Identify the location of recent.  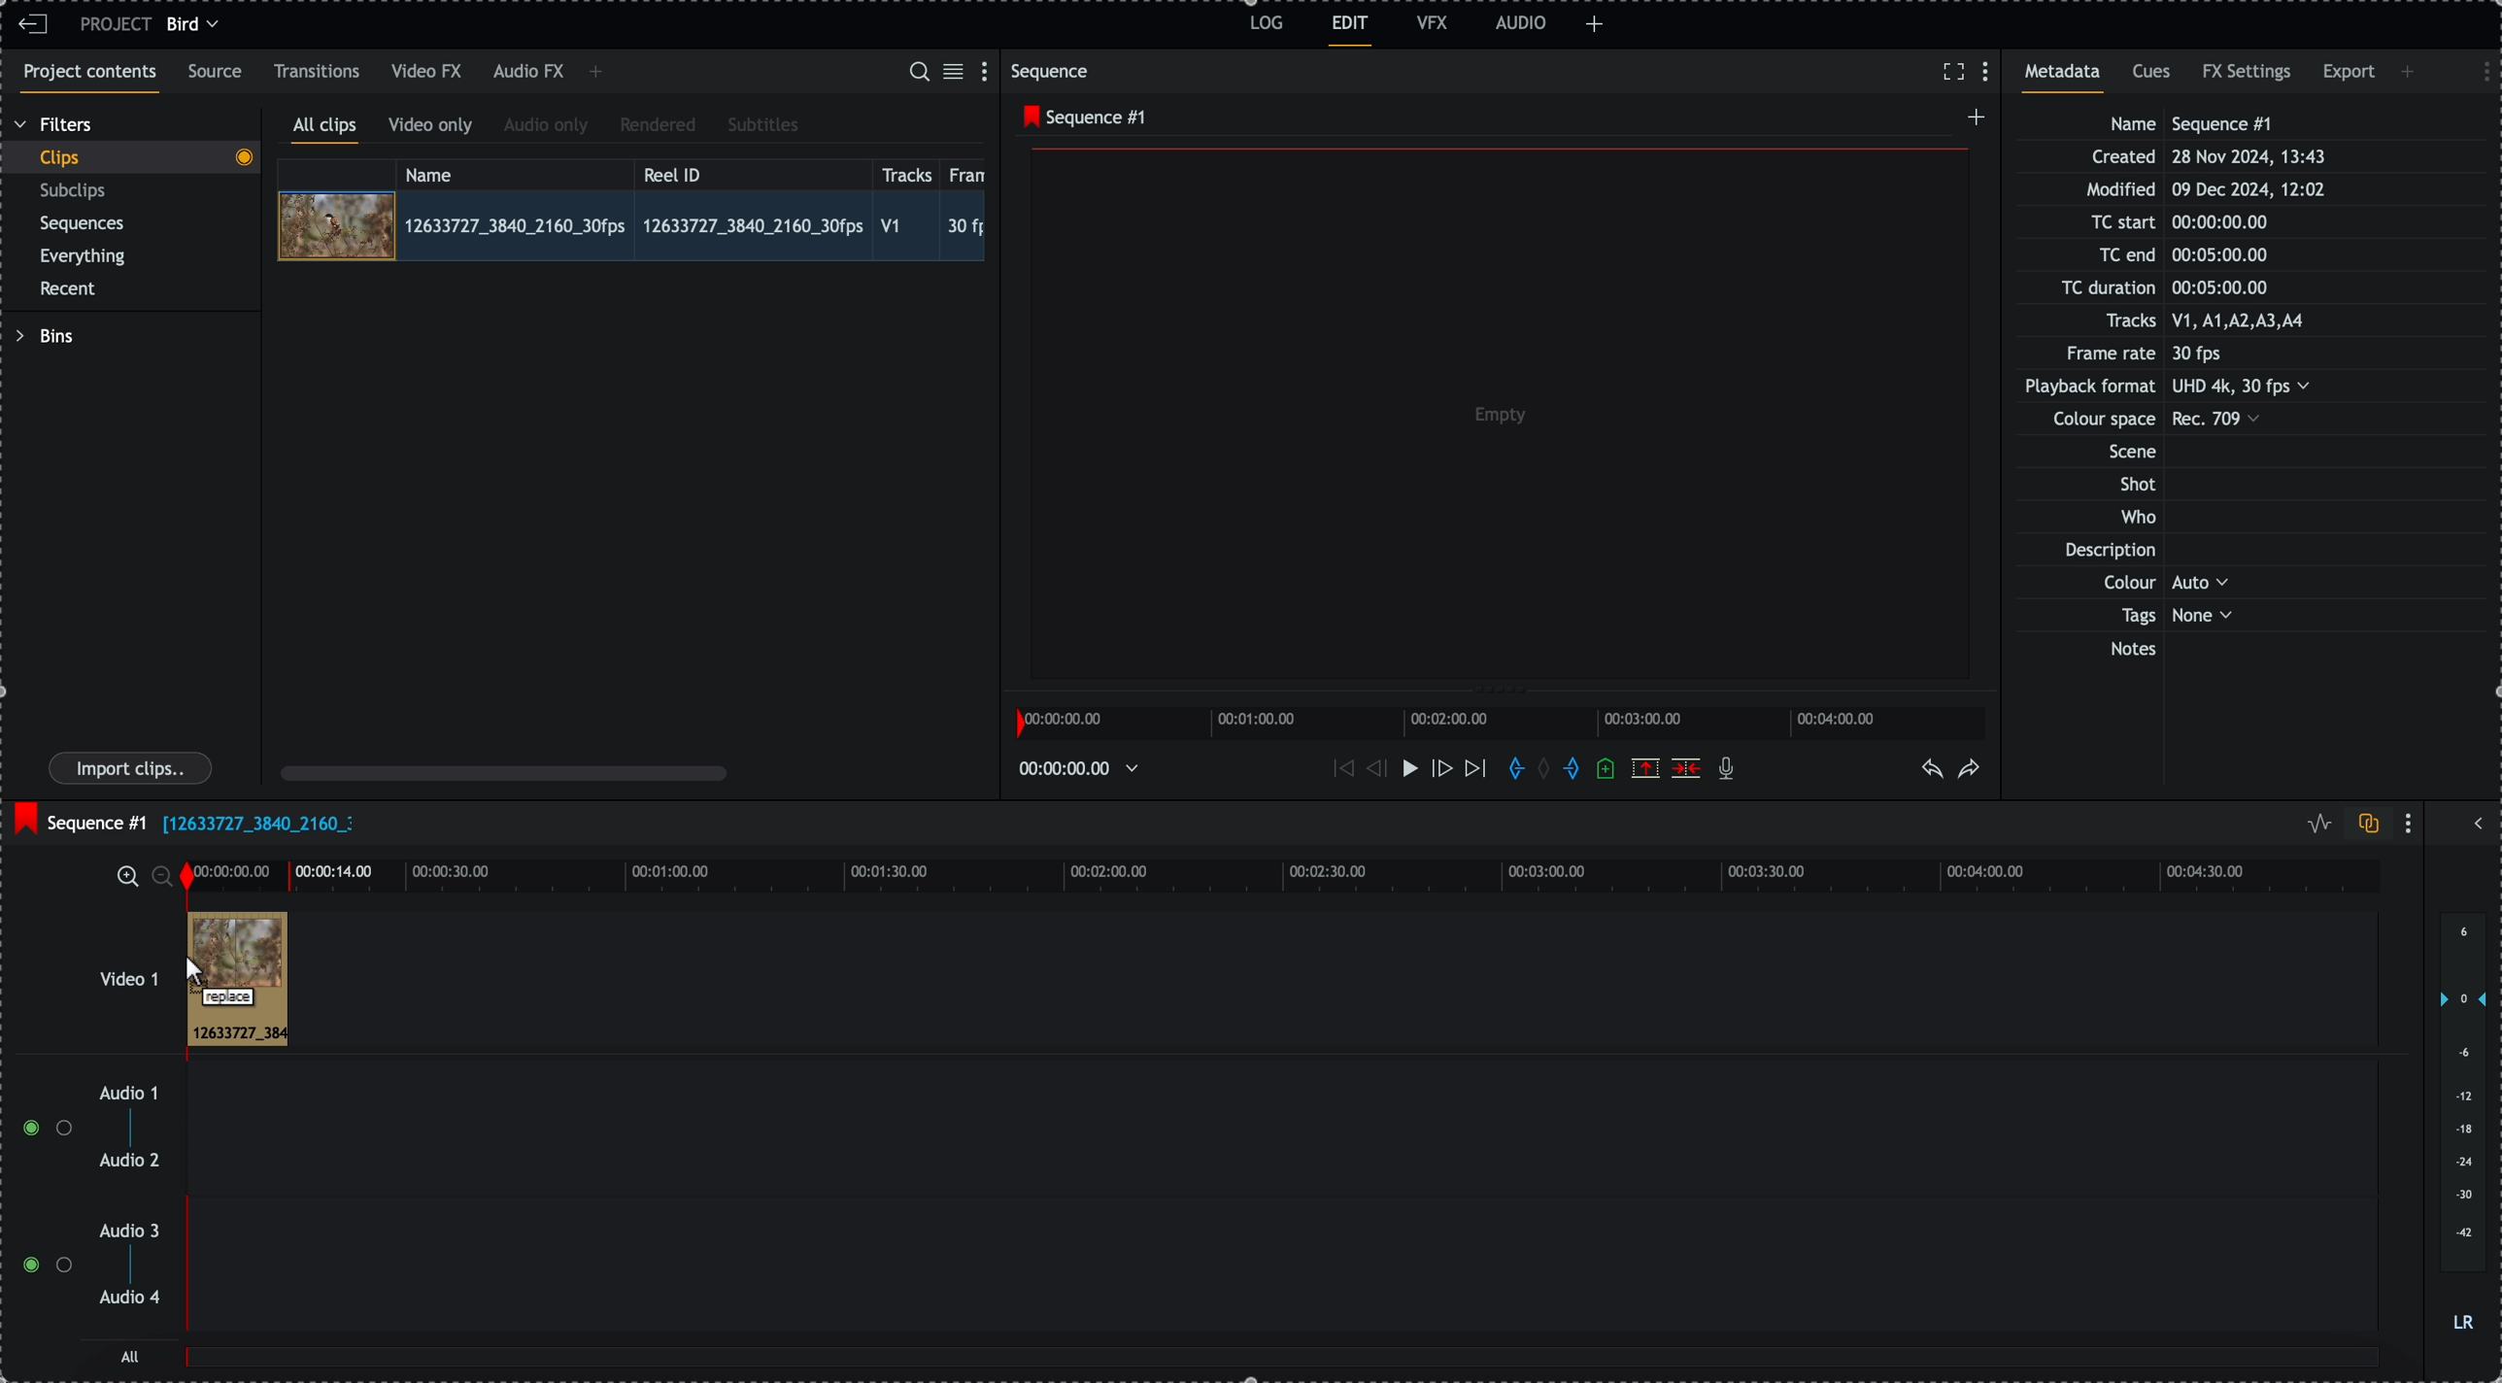
(72, 290).